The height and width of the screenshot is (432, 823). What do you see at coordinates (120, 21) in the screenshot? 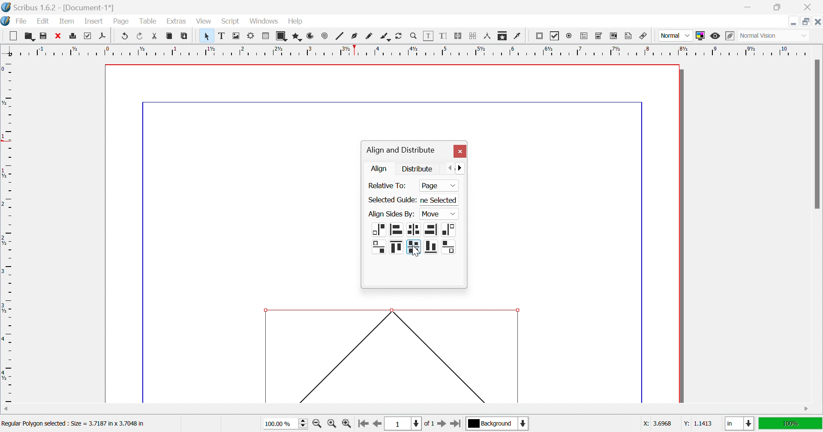
I see `Page` at bounding box center [120, 21].